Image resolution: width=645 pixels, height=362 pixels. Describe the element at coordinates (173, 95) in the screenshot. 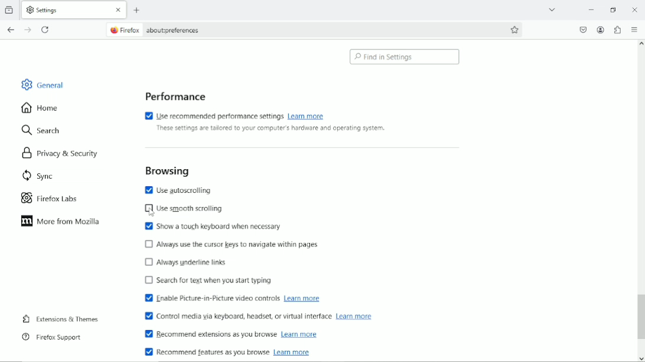

I see `Performance` at that location.